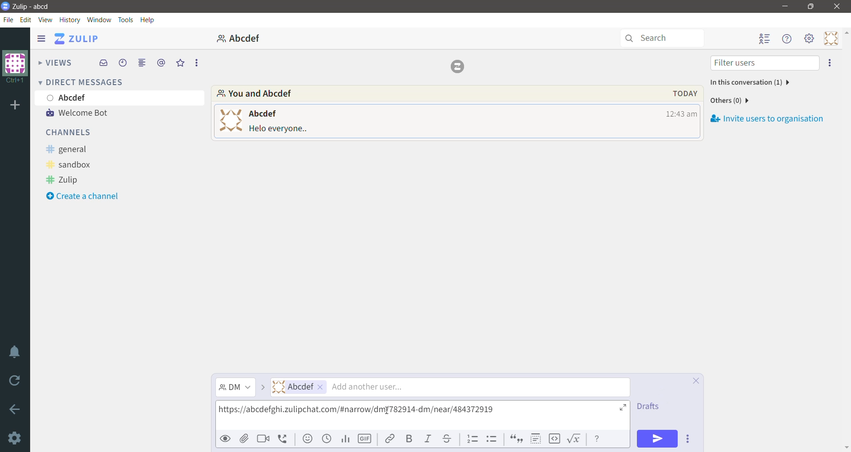 The height and width of the screenshot is (452, 851). Describe the element at coordinates (46, 19) in the screenshot. I see `View` at that location.